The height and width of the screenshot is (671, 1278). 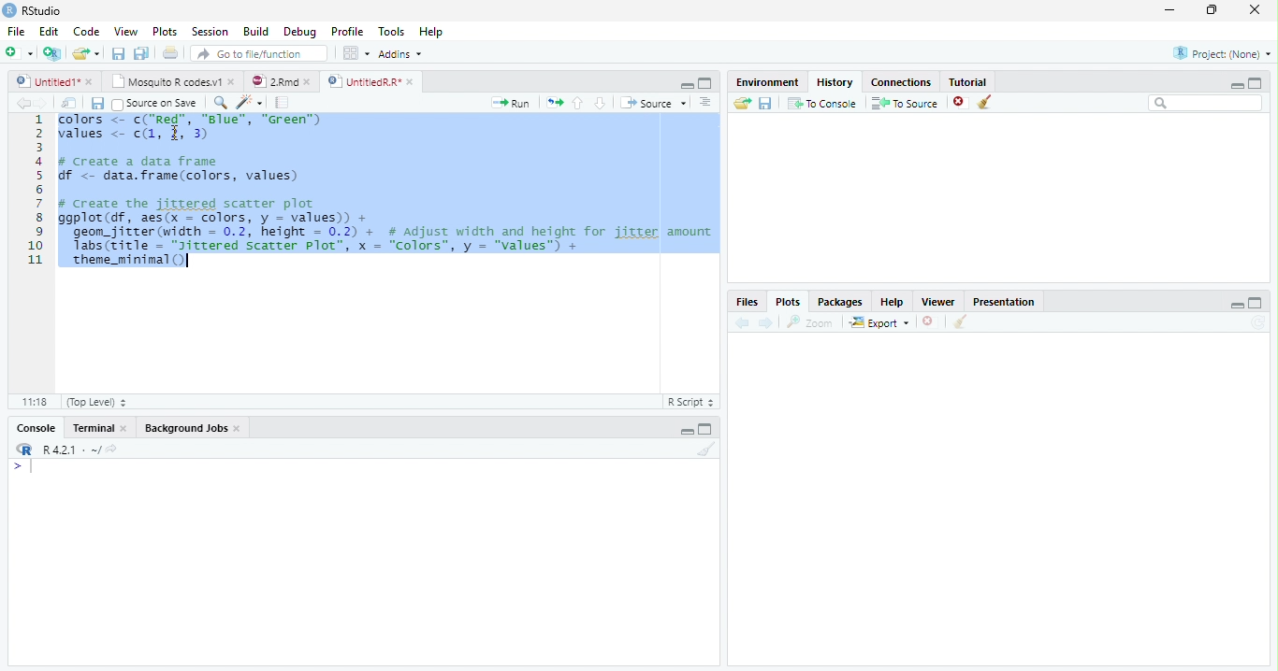 I want to click on Search bar, so click(x=1207, y=103).